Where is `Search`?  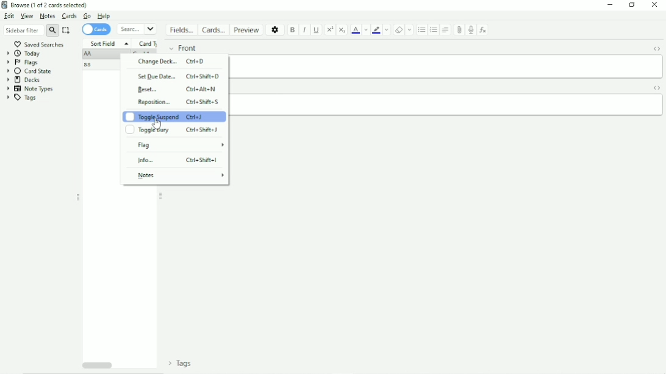
Search is located at coordinates (138, 29).